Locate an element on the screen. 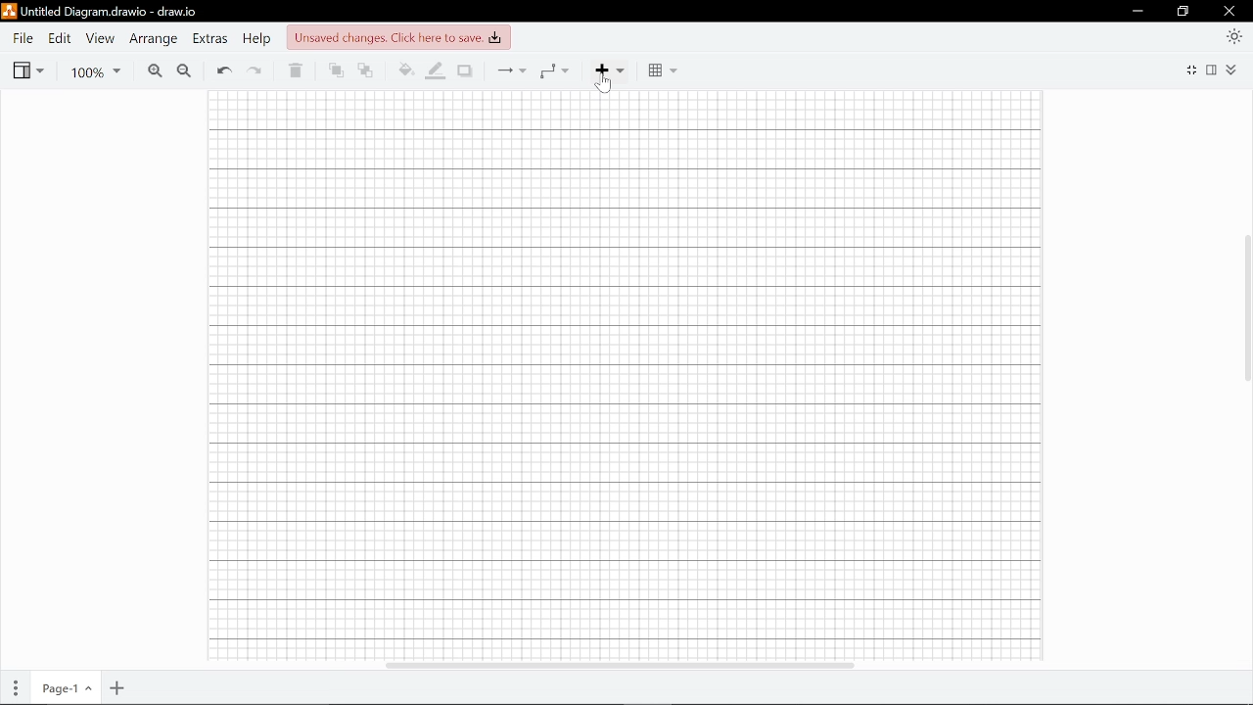  Help is located at coordinates (257, 40).